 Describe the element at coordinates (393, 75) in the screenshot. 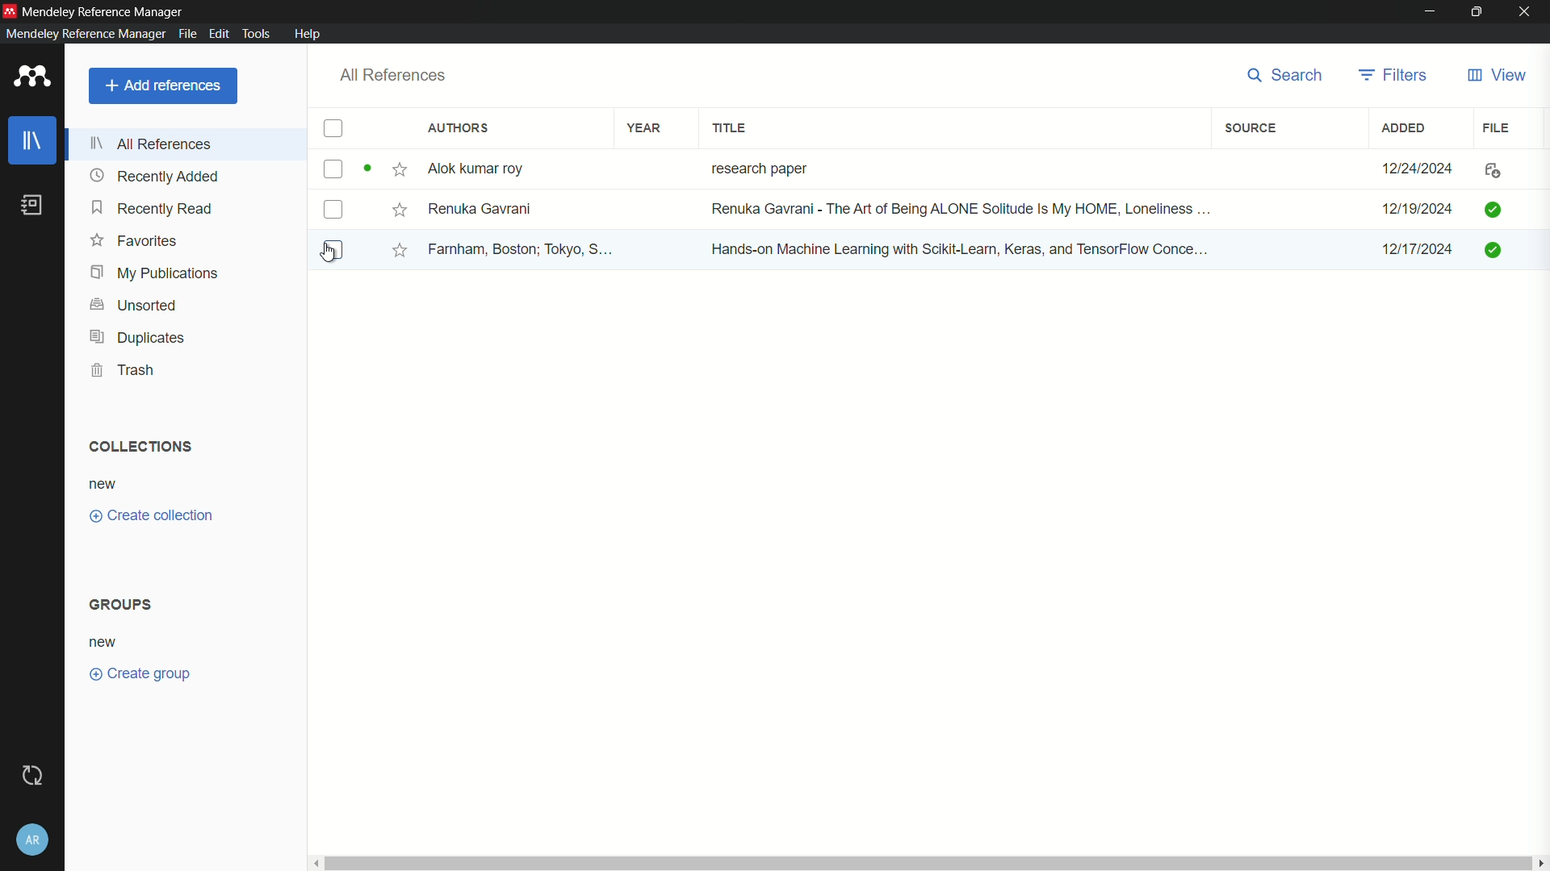

I see `all references` at that location.